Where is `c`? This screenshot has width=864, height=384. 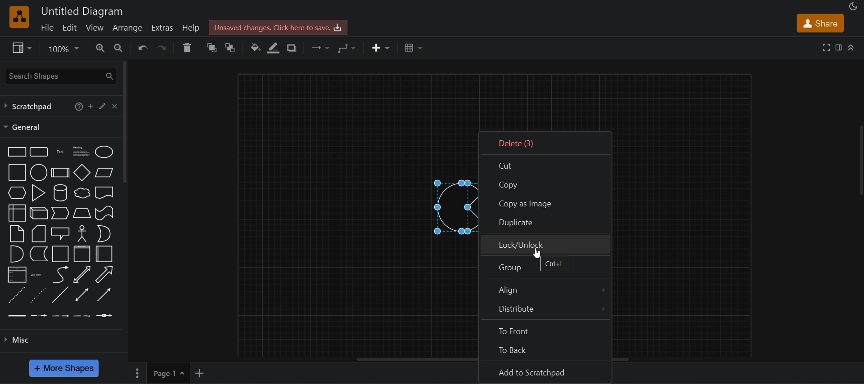
c is located at coordinates (115, 105).